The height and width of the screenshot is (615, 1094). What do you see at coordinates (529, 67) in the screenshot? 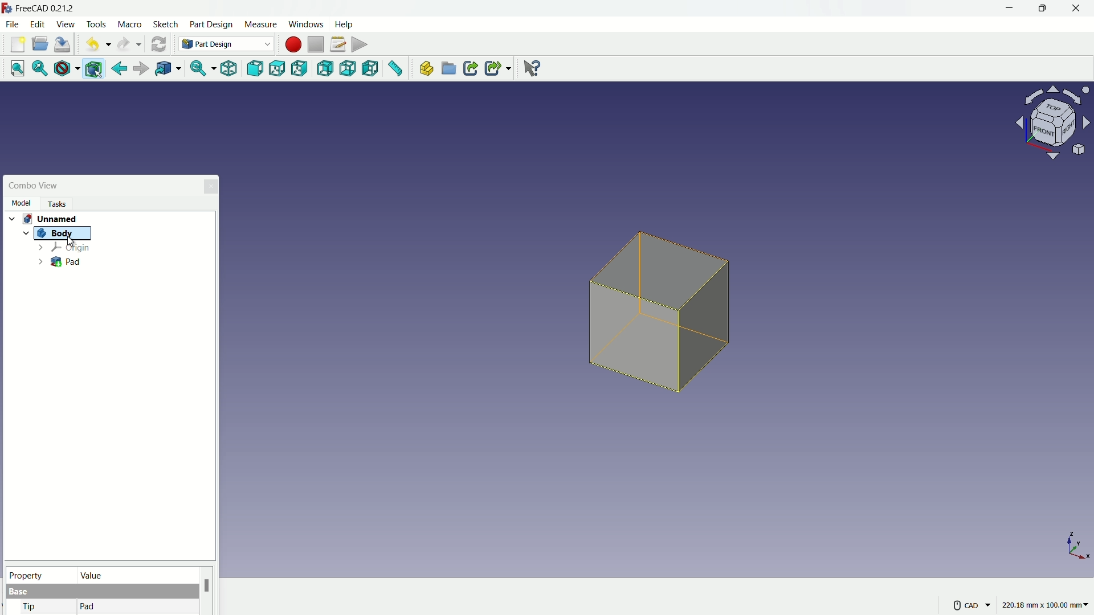
I see `help extension` at bounding box center [529, 67].